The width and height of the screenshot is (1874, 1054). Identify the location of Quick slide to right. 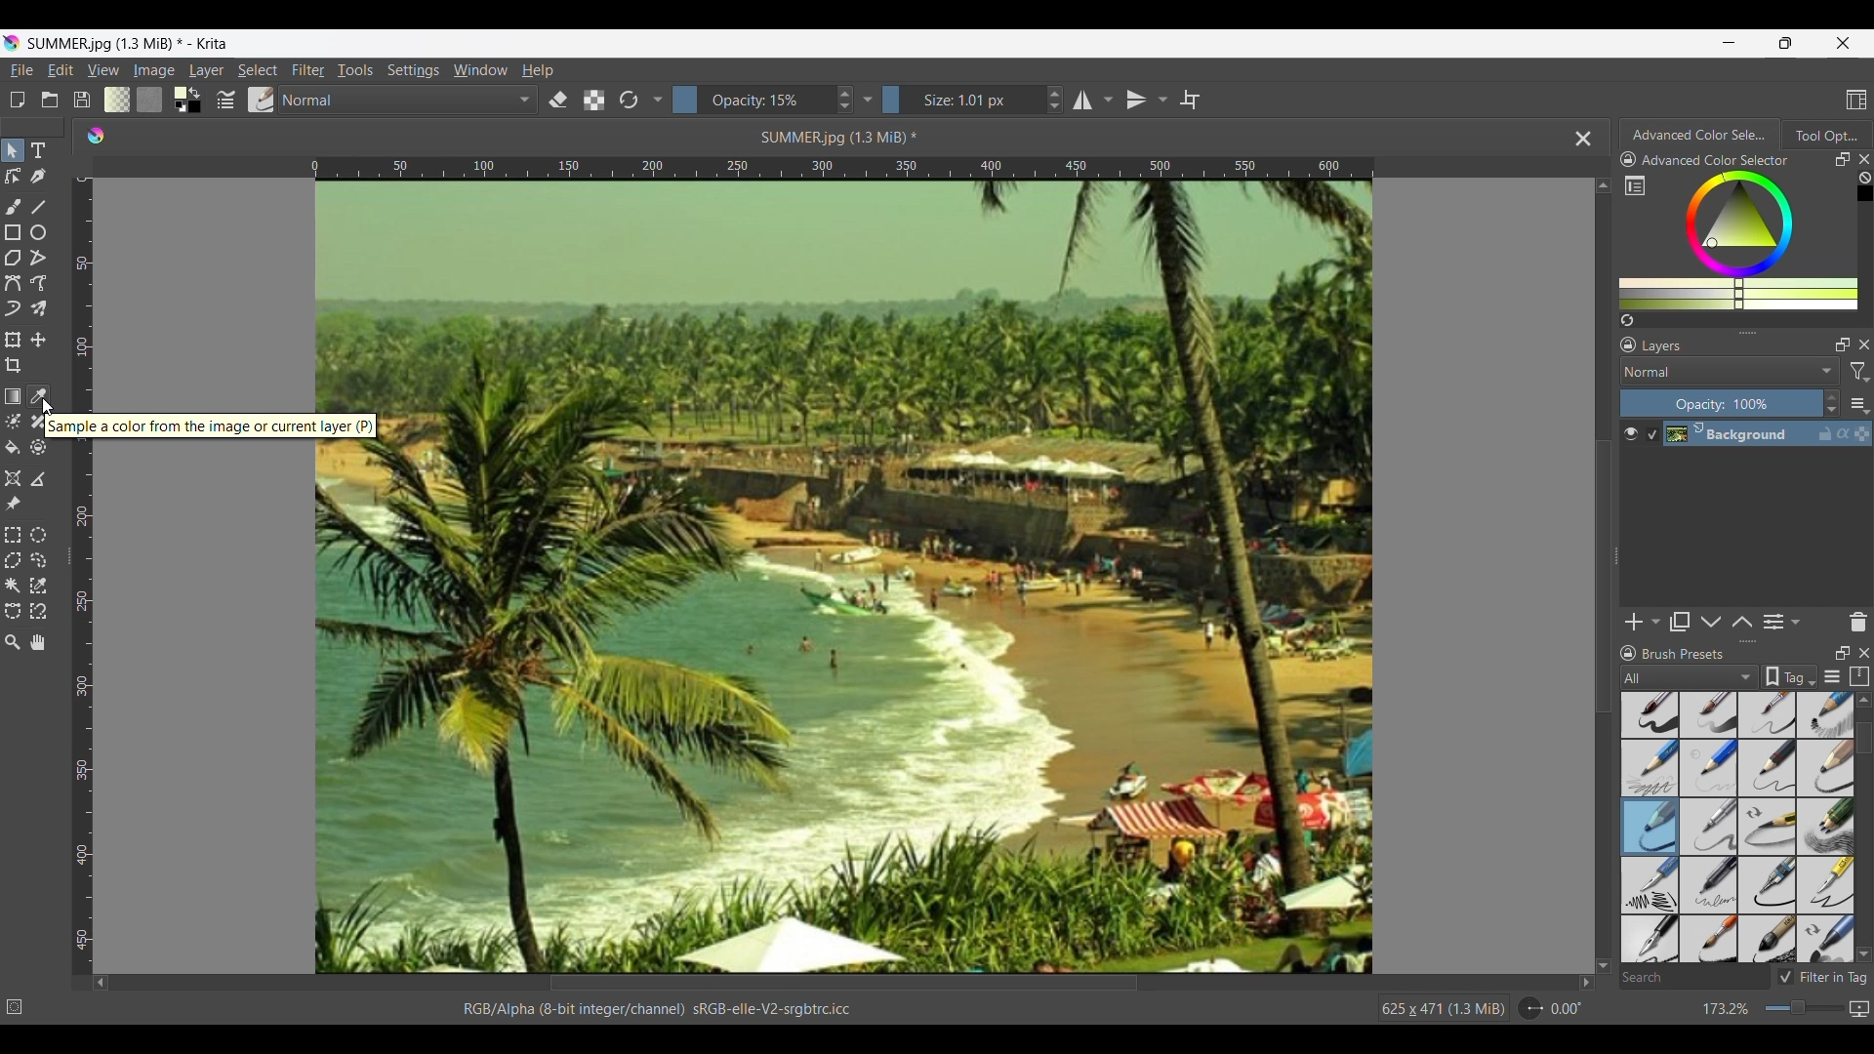
(1586, 983).